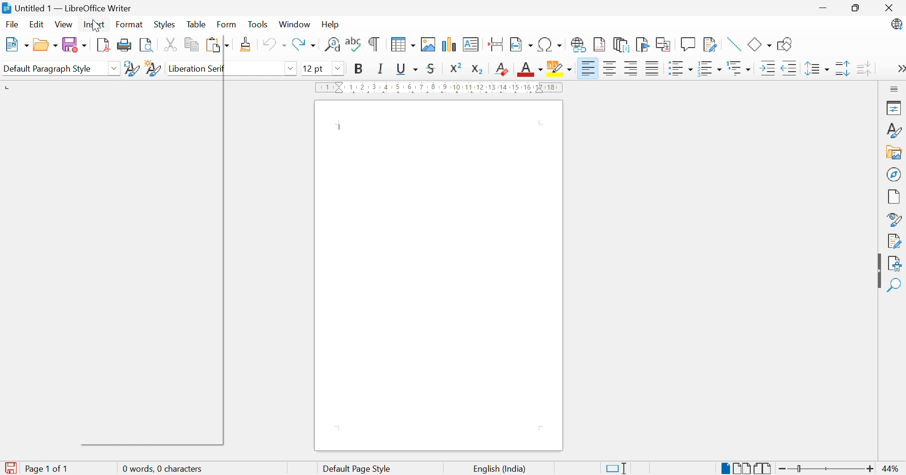 This screenshot has height=475, width=906. What do you see at coordinates (74, 44) in the screenshot?
I see `Save` at bounding box center [74, 44].